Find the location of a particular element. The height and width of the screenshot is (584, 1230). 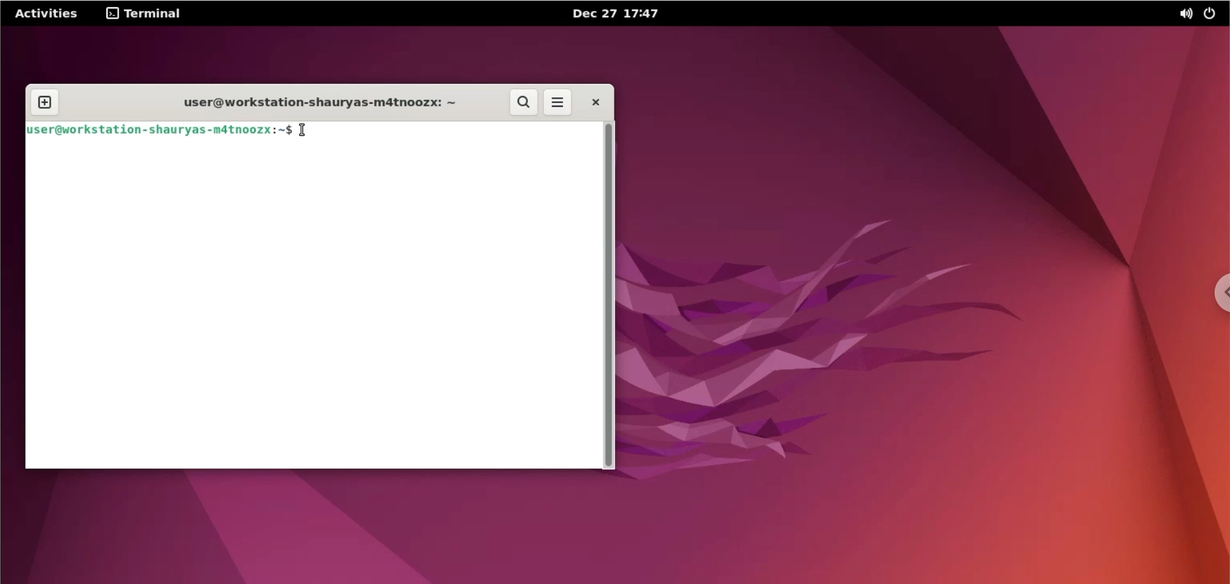

user@workstation-shauryas-m4tnoozx:~ is located at coordinates (314, 100).